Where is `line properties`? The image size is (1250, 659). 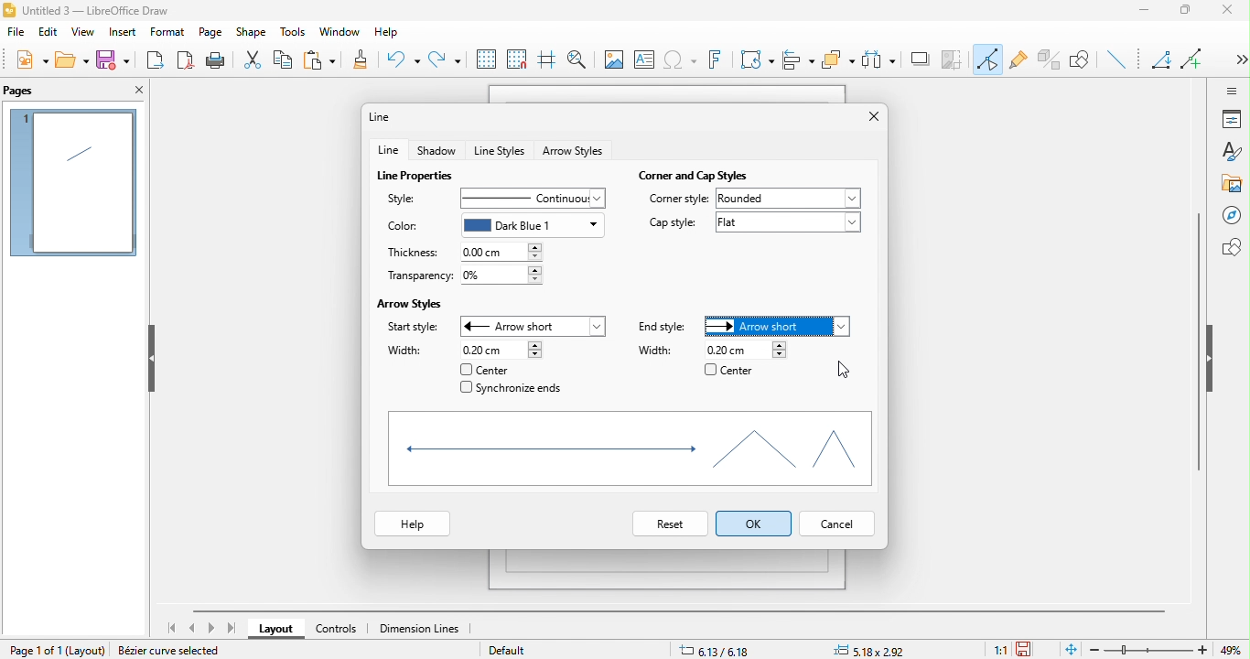 line properties is located at coordinates (418, 174).